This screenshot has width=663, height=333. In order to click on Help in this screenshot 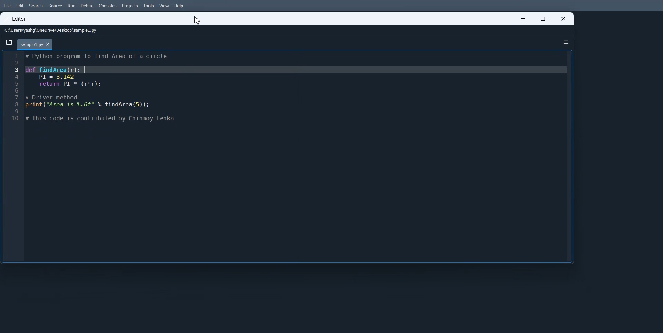, I will do `click(179, 6)`.